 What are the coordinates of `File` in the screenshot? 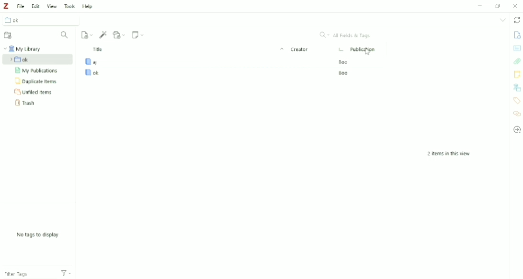 It's located at (21, 6).